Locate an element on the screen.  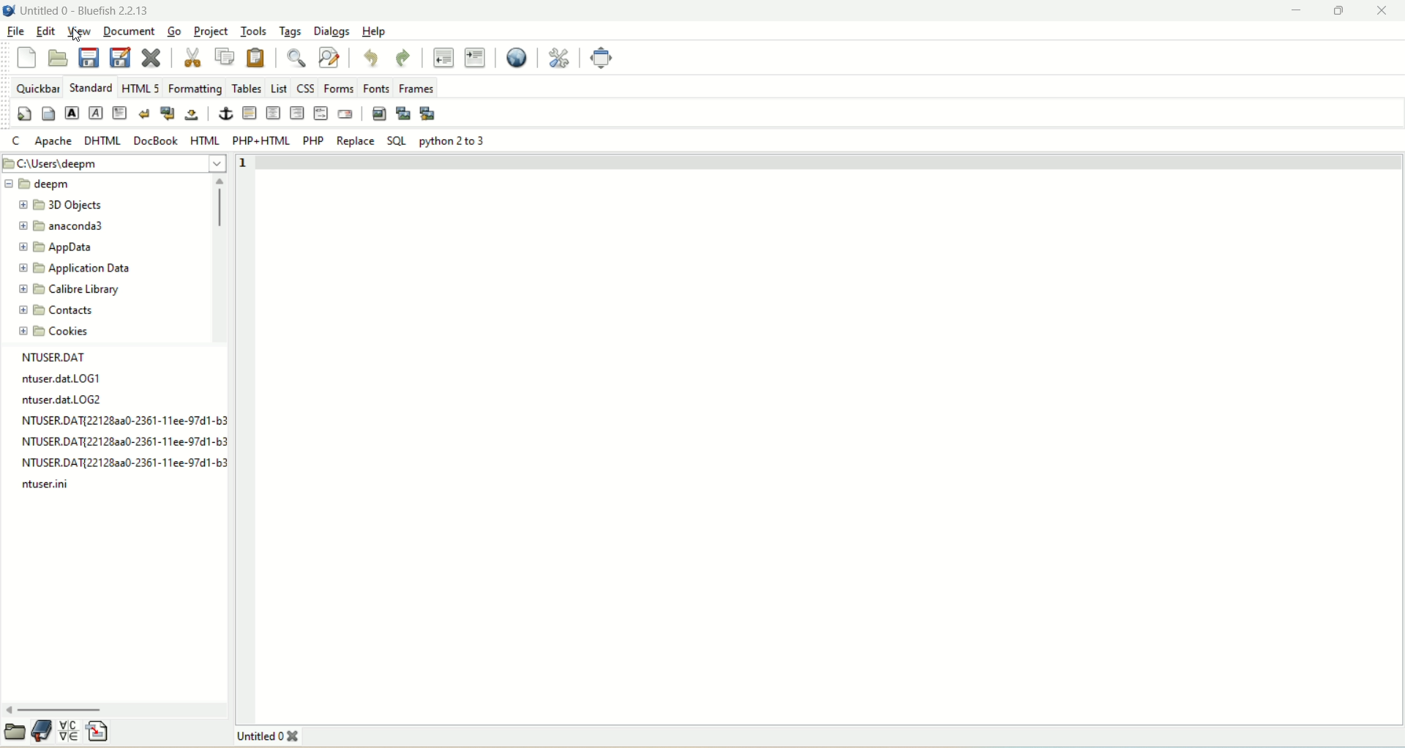
HTML is located at coordinates (205, 141).